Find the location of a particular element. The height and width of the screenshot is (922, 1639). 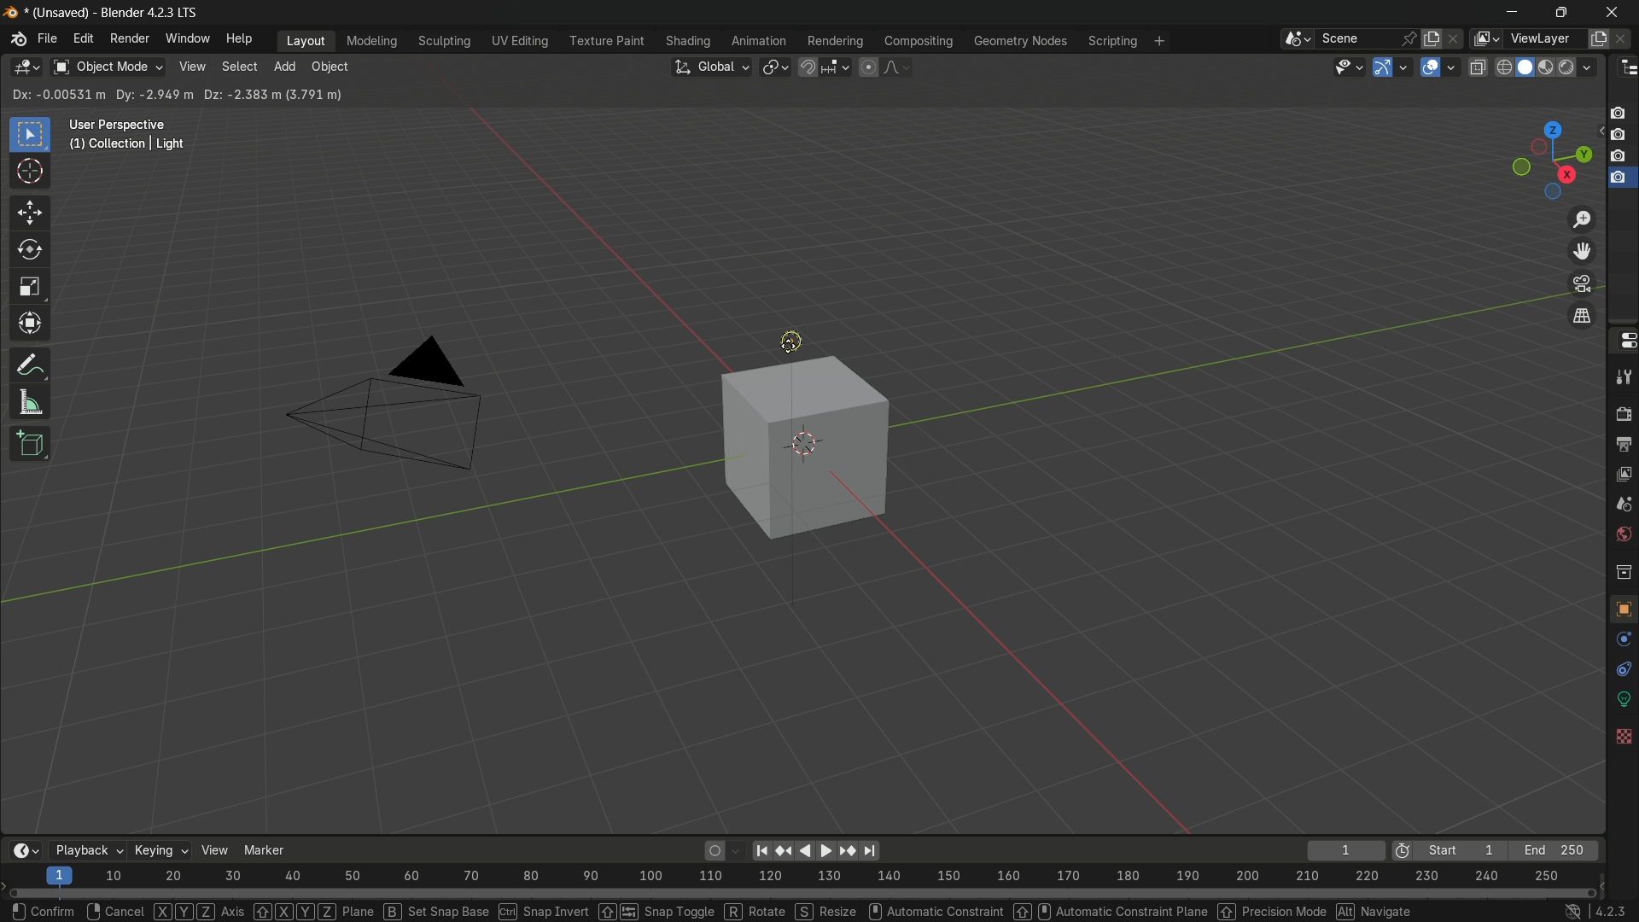

shading menu is located at coordinates (690, 41).